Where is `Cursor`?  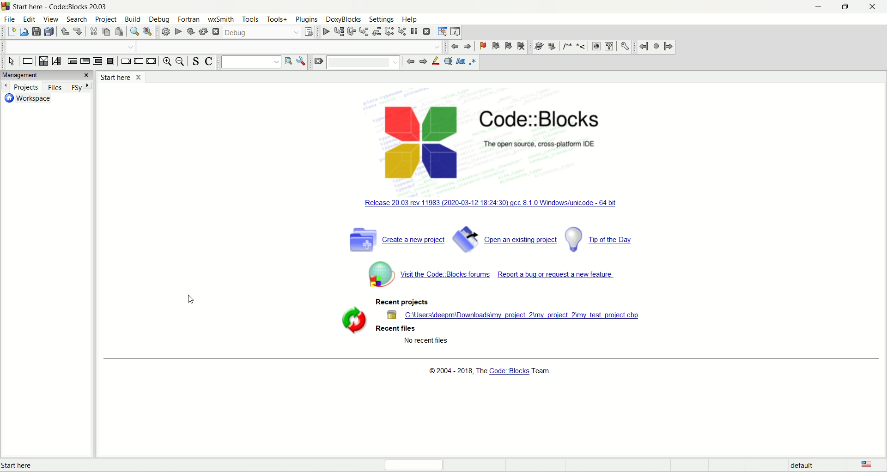
Cursor is located at coordinates (191, 301).